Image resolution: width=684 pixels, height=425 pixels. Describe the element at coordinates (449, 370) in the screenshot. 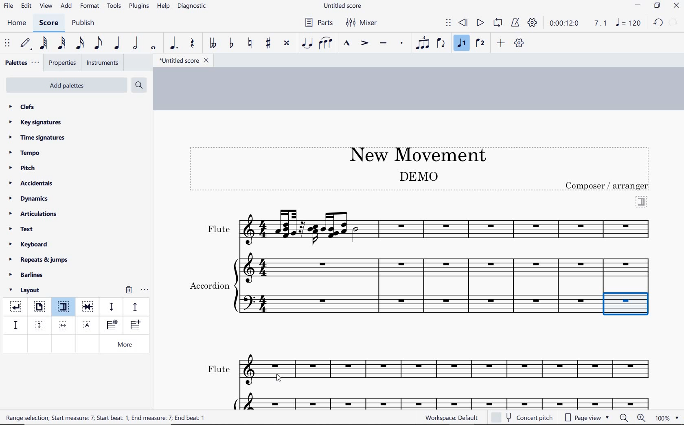

I see `FL` at that location.